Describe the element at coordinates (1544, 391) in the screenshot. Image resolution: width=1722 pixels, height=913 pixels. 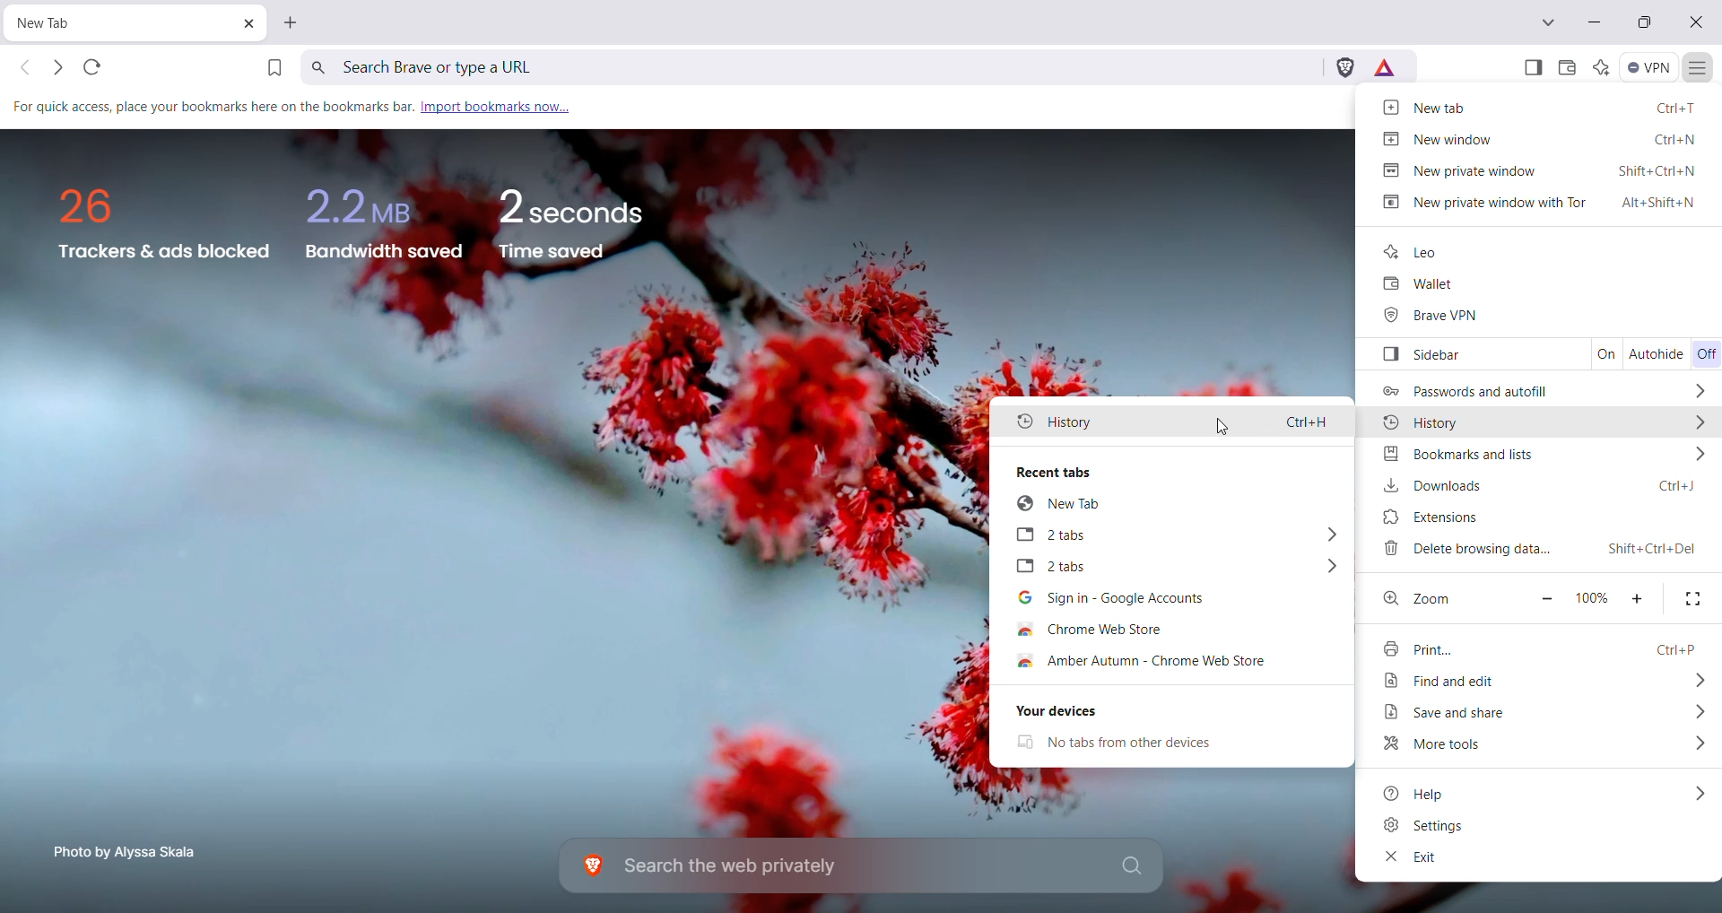
I see `Password and autofill` at that location.